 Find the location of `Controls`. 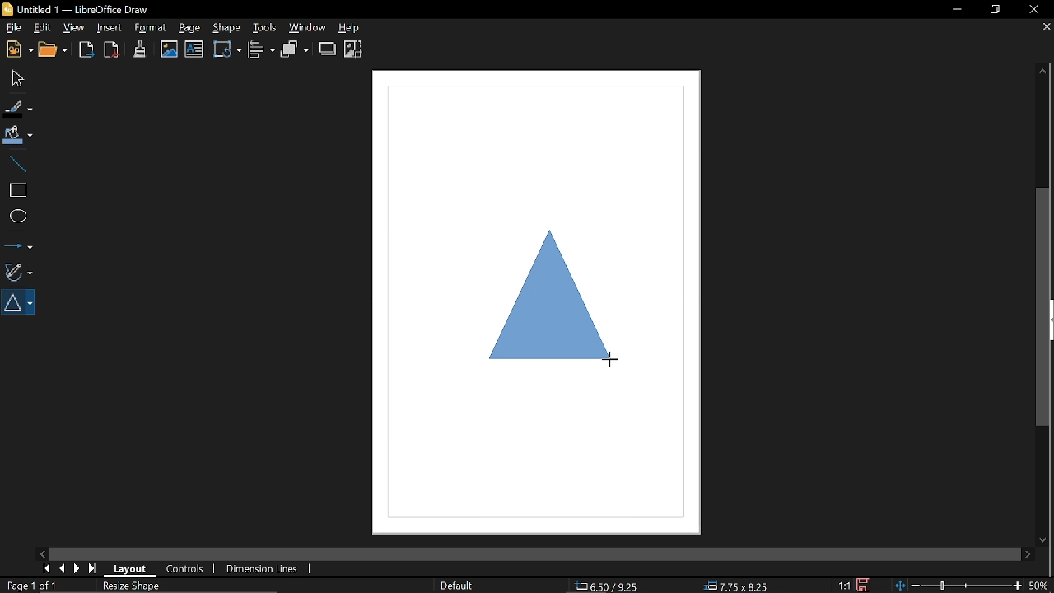

Controls is located at coordinates (185, 570).